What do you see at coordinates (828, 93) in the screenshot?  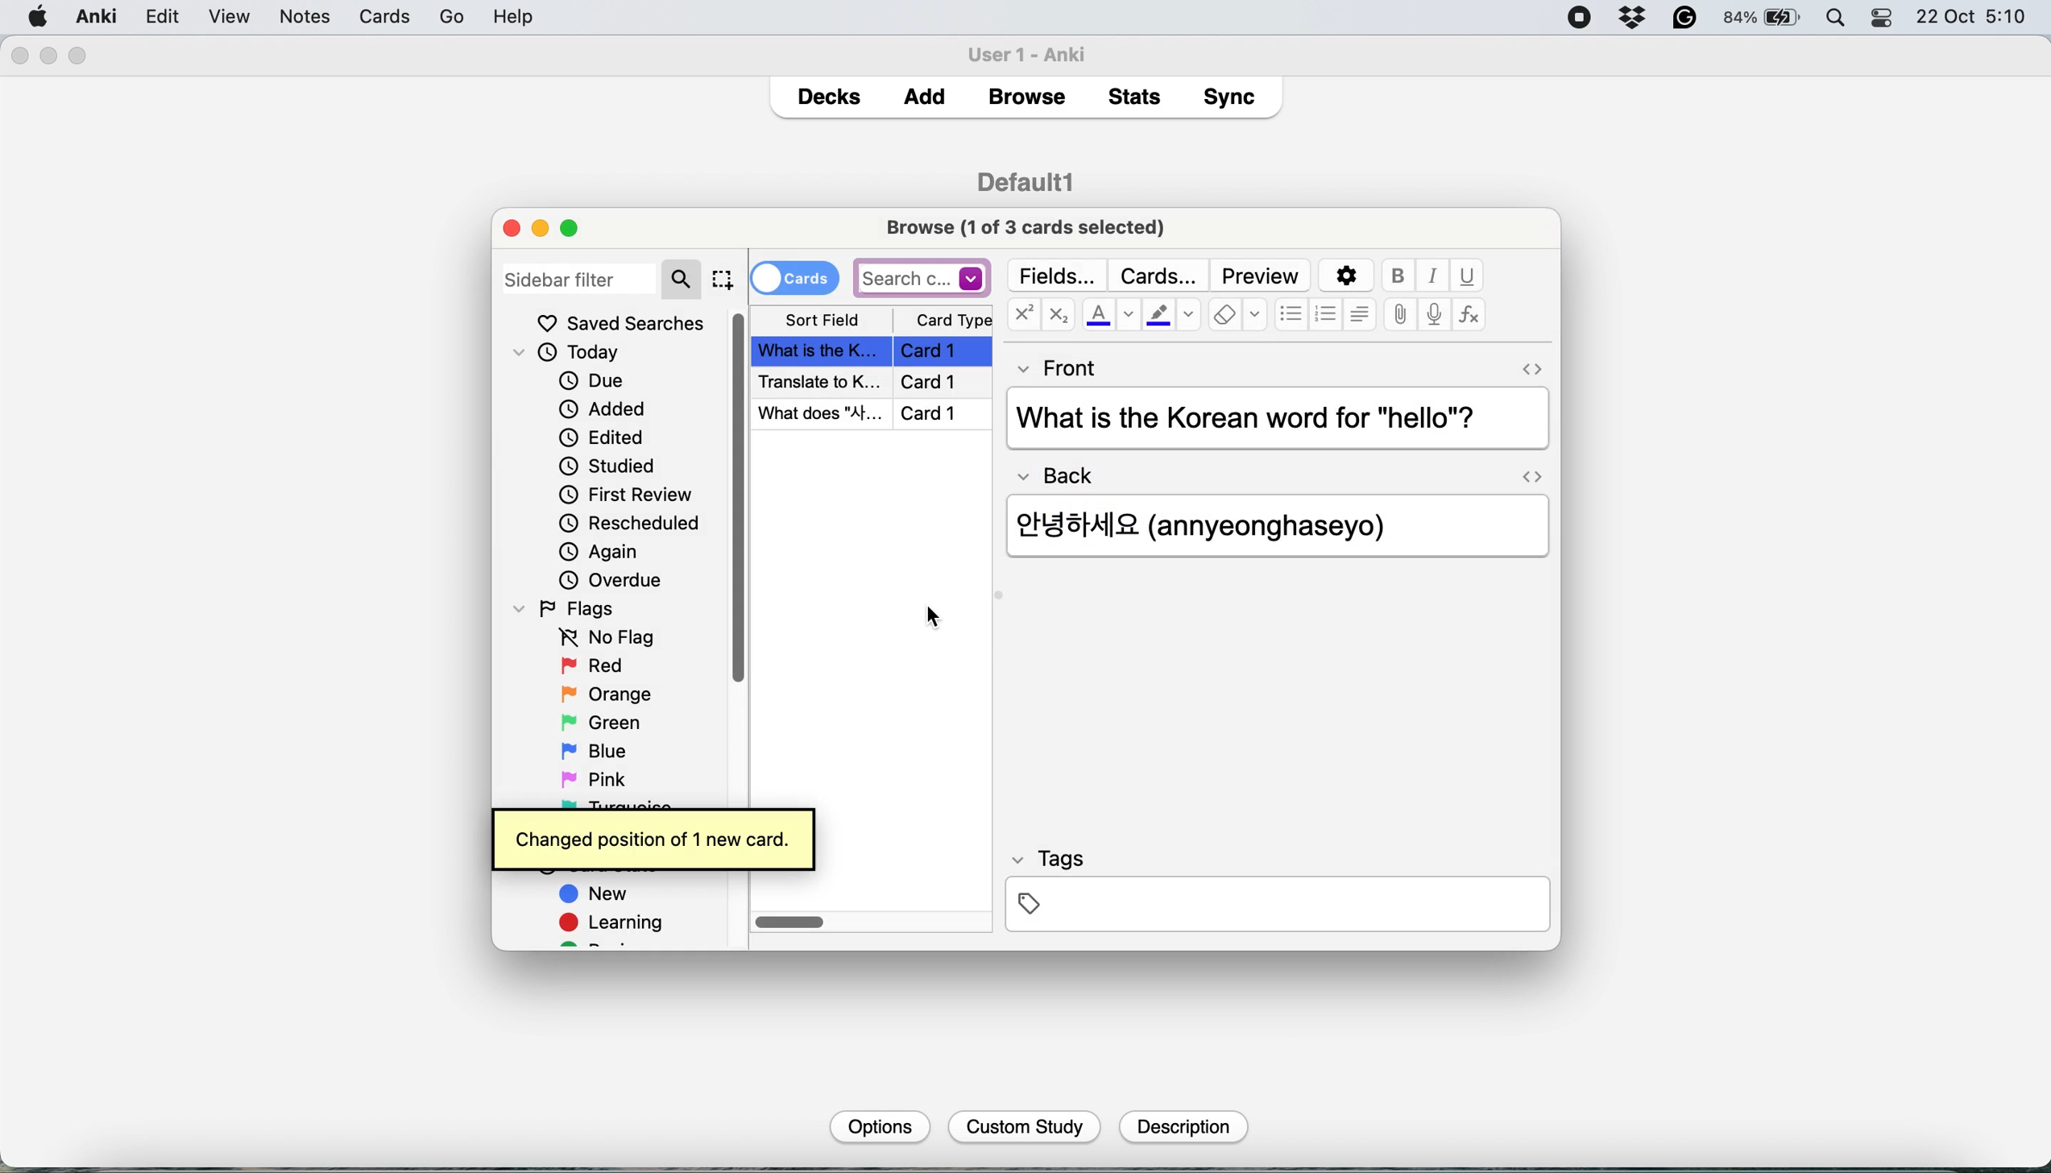 I see `Decks` at bounding box center [828, 93].